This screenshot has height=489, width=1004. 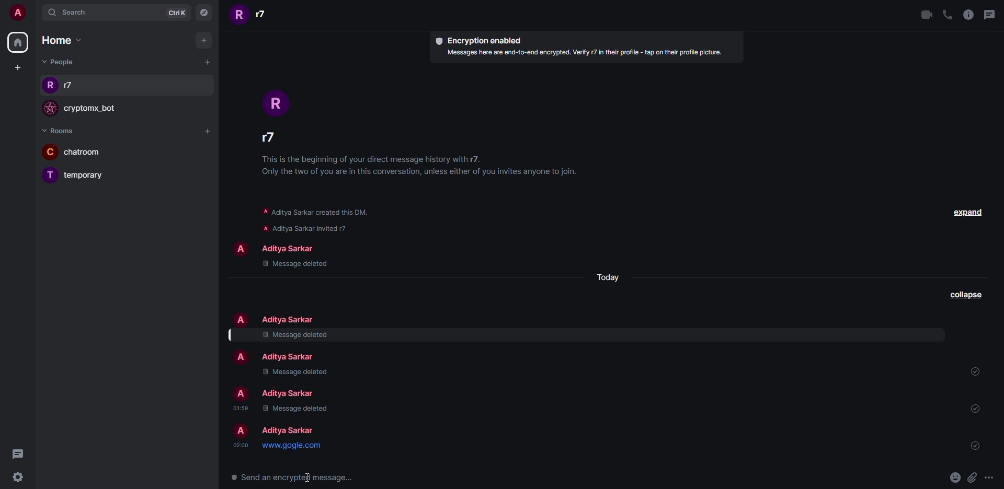 I want to click on bot, so click(x=95, y=110).